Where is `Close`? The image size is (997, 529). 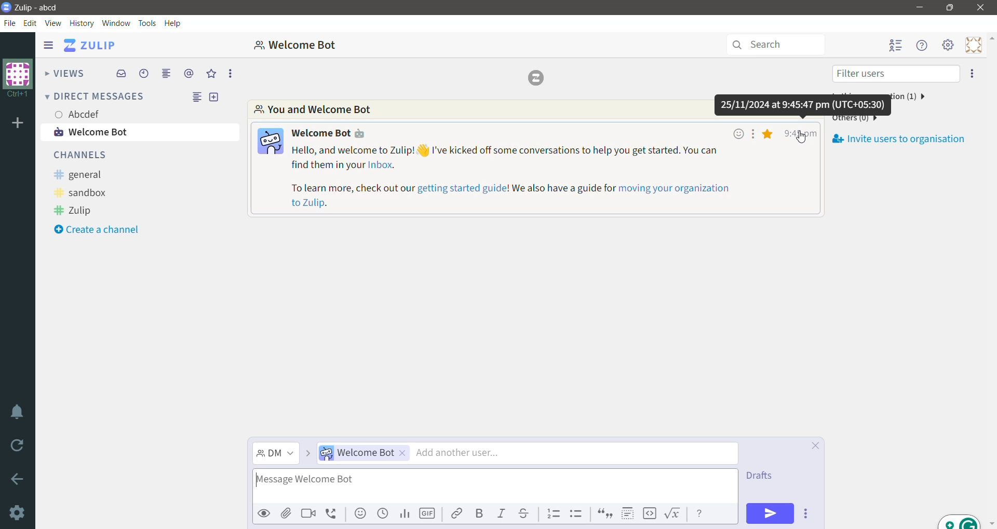
Close is located at coordinates (980, 7).